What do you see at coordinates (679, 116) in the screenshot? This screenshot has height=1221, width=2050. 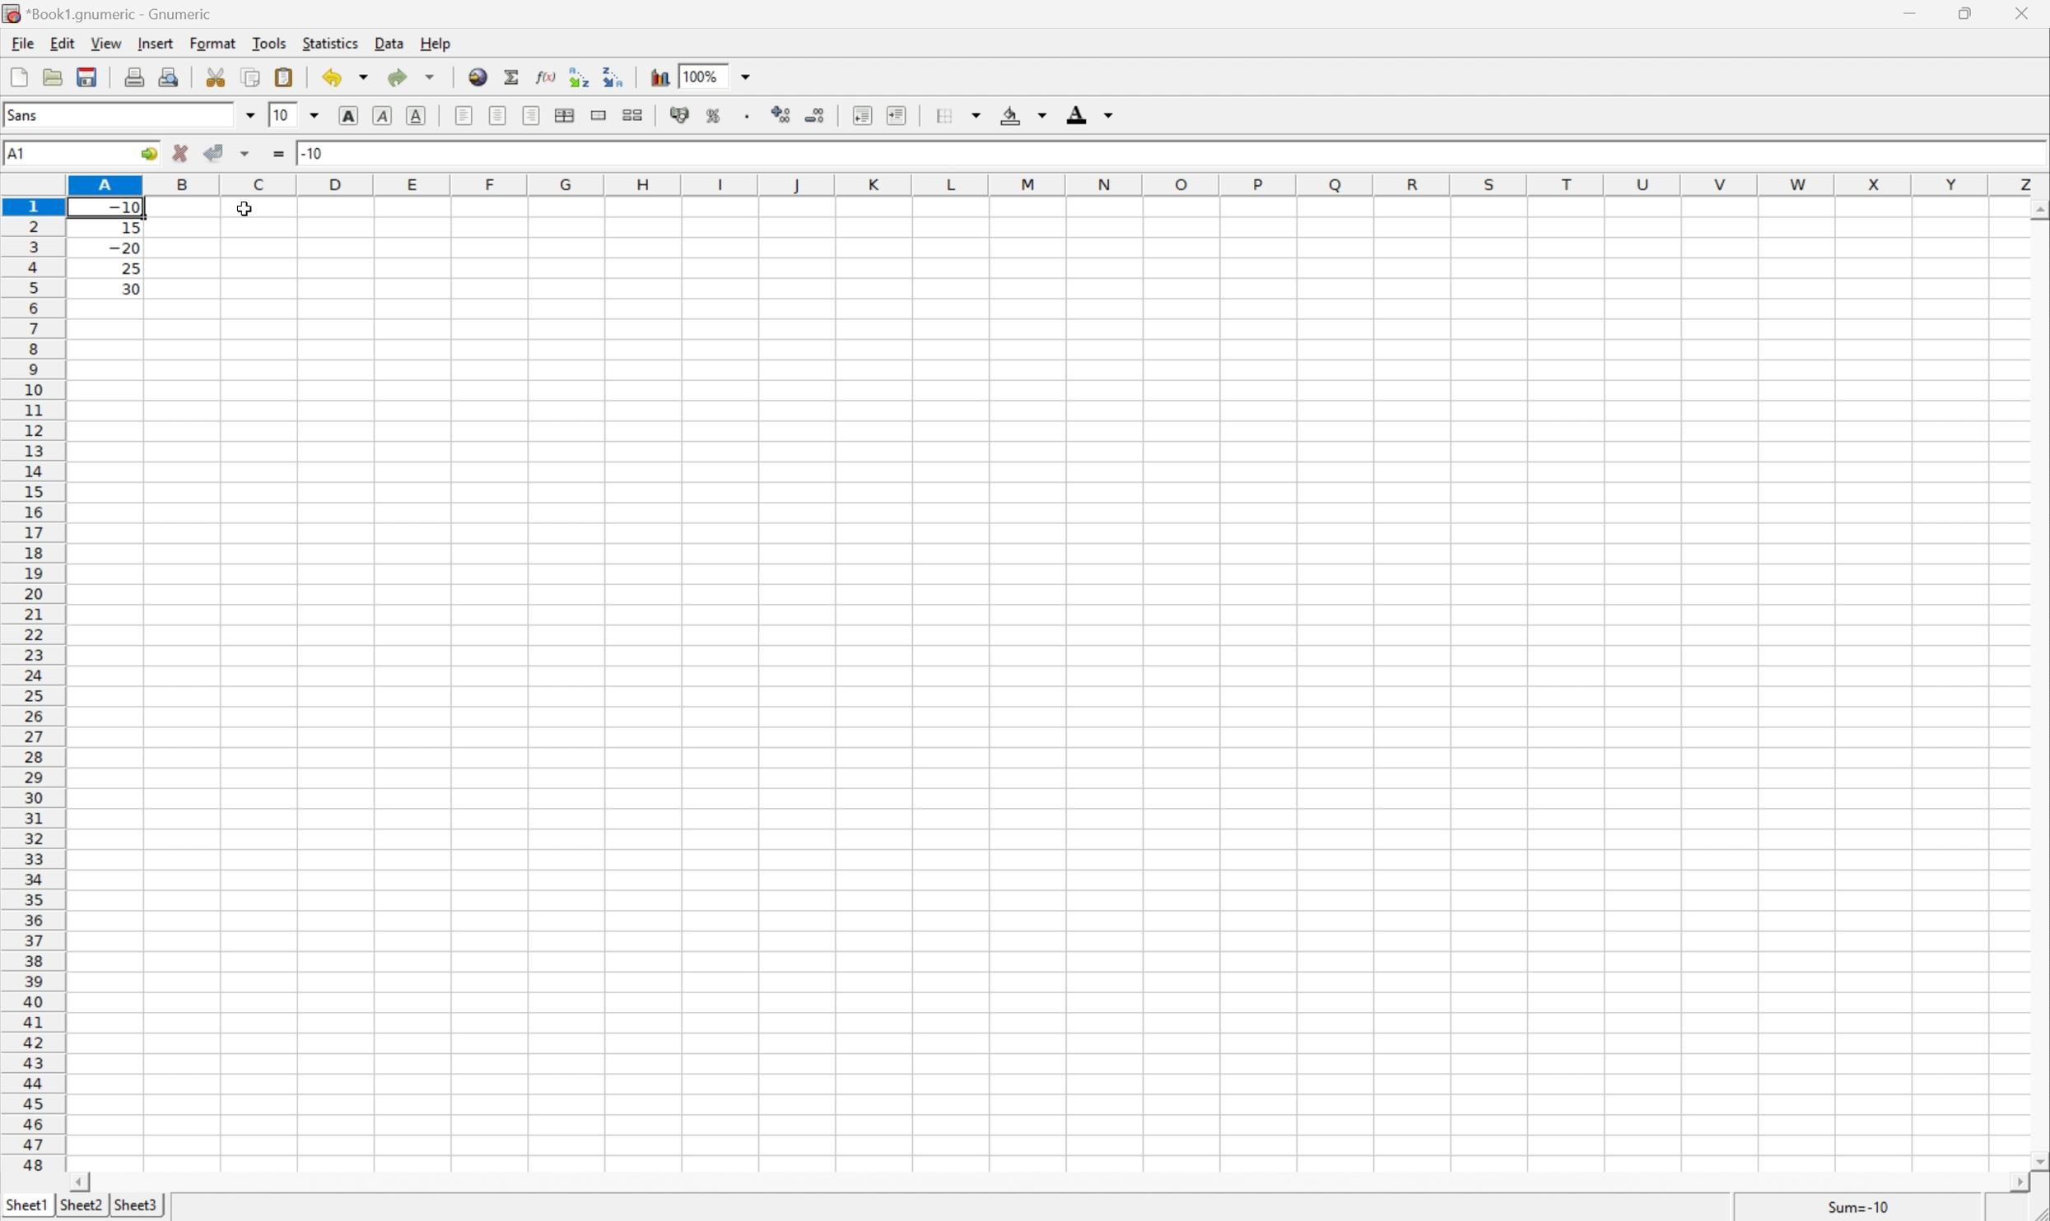 I see `Format the selection as accounting` at bounding box center [679, 116].